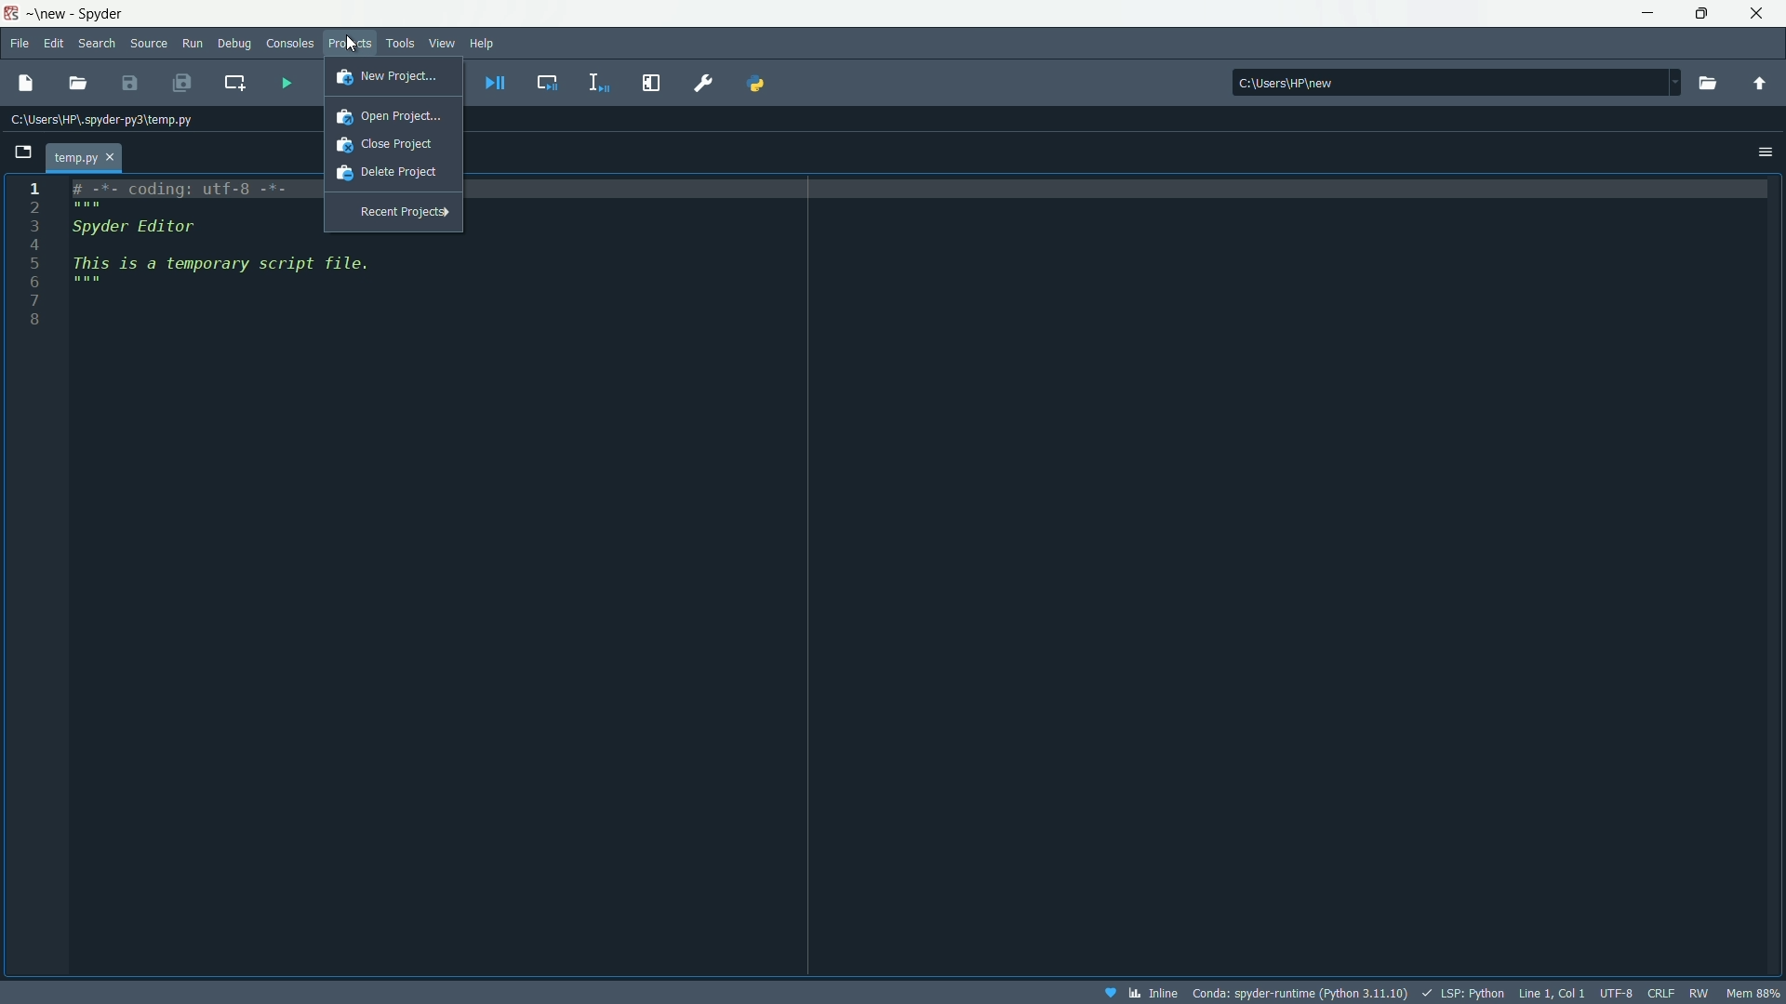  I want to click on C:\Users\HP\new, so click(1273, 80).